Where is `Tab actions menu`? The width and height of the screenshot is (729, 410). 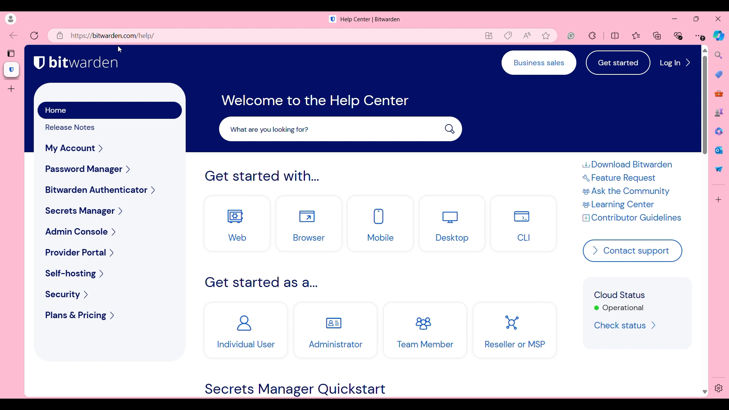 Tab actions menu is located at coordinates (12, 53).